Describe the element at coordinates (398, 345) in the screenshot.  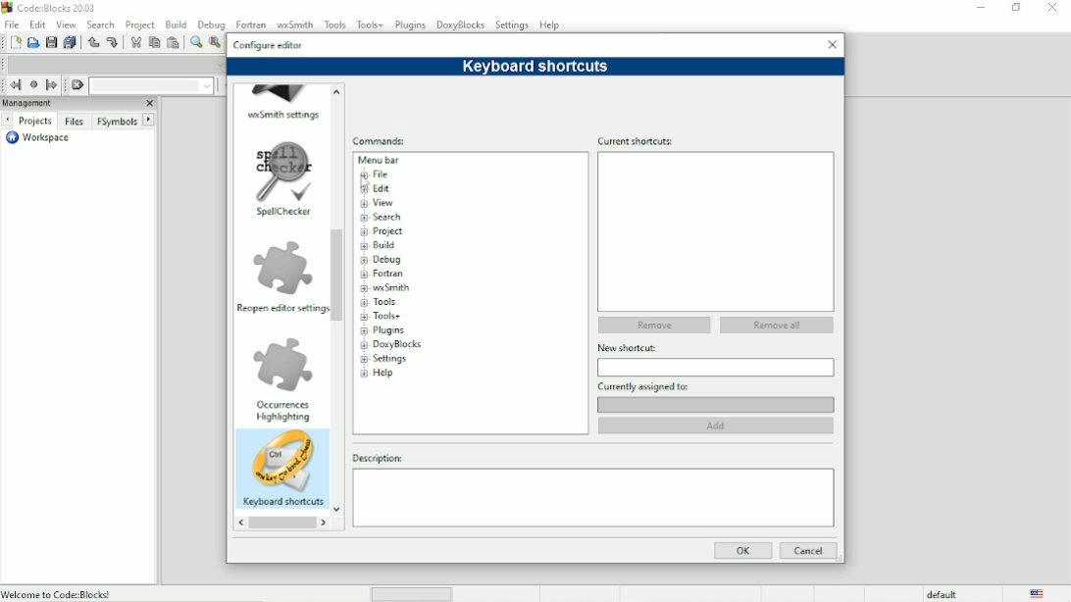
I see `DoxyBlocks` at that location.